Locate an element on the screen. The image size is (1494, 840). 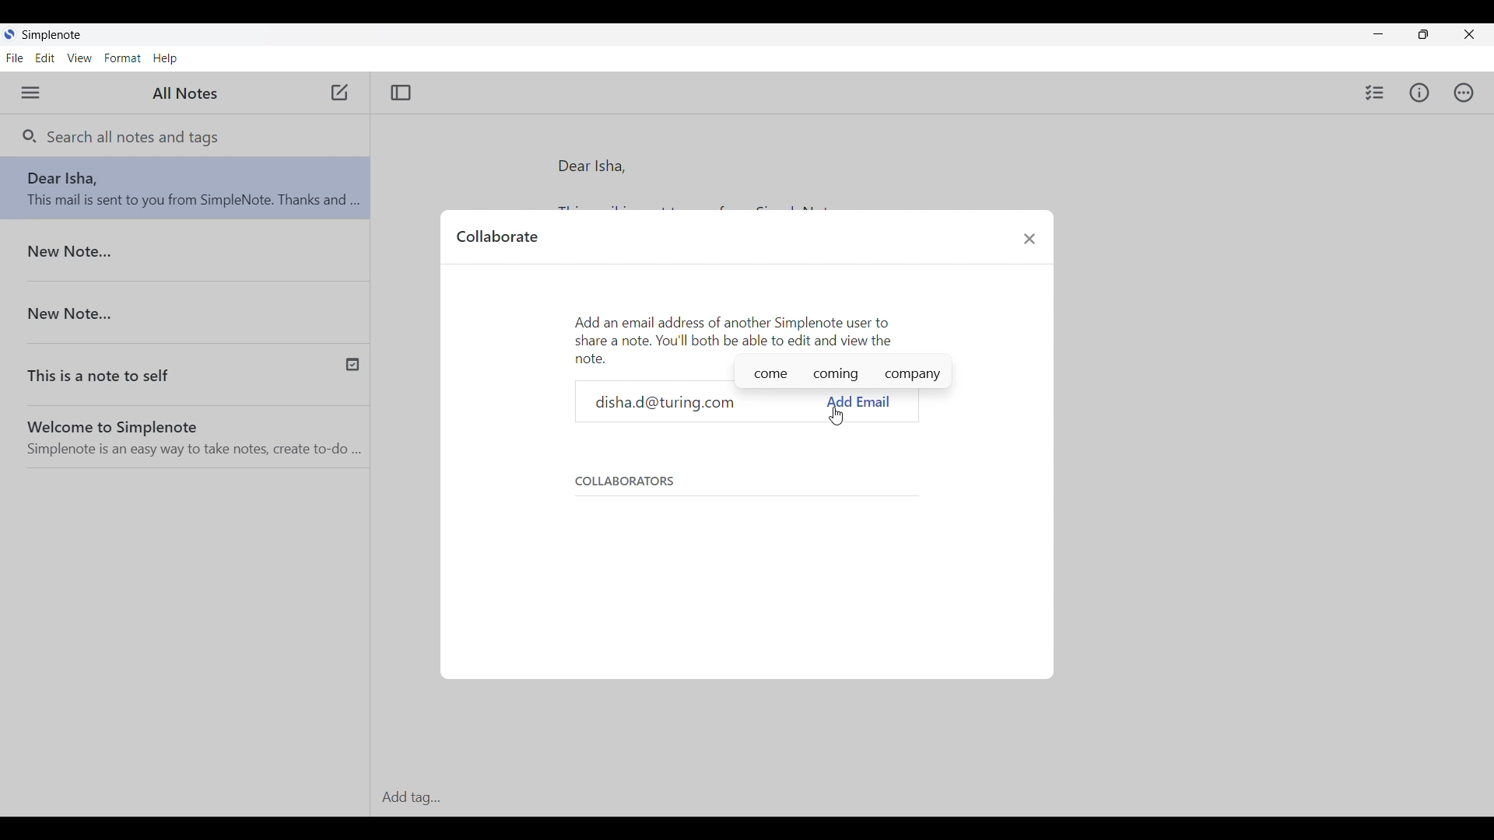
Minimize is located at coordinates (1379, 34).